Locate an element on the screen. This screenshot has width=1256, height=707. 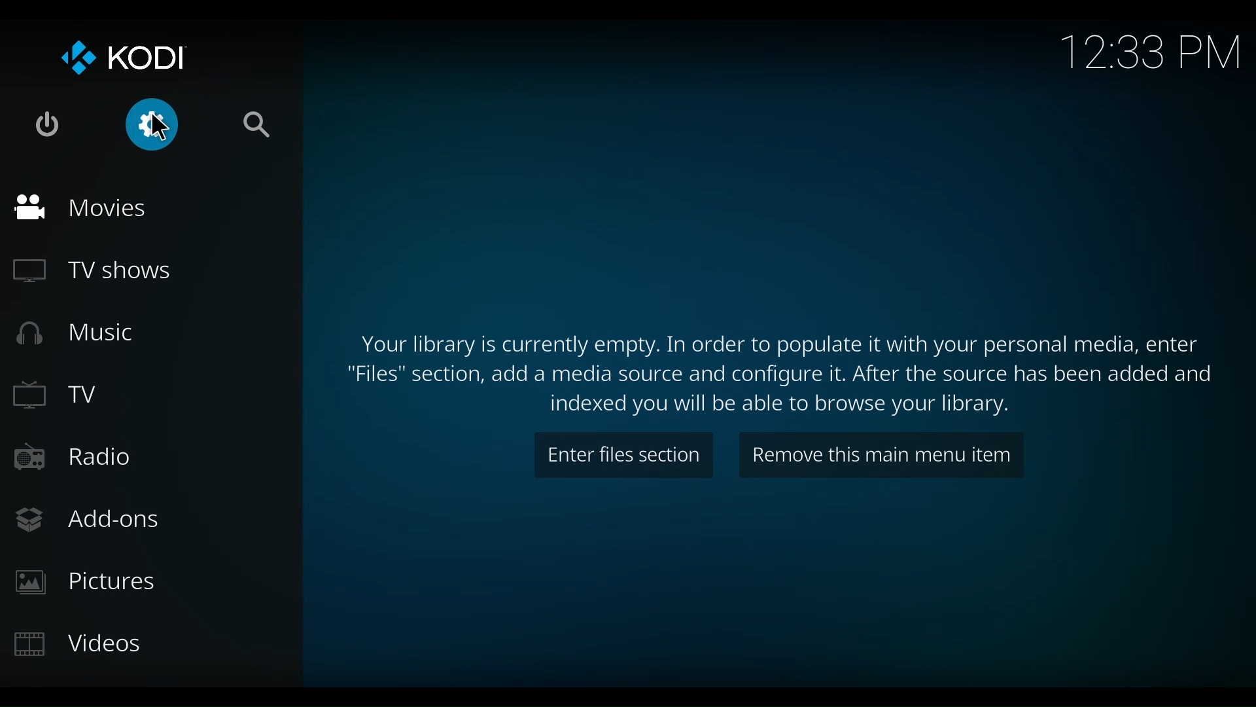
Remove this main menu item is located at coordinates (880, 453).